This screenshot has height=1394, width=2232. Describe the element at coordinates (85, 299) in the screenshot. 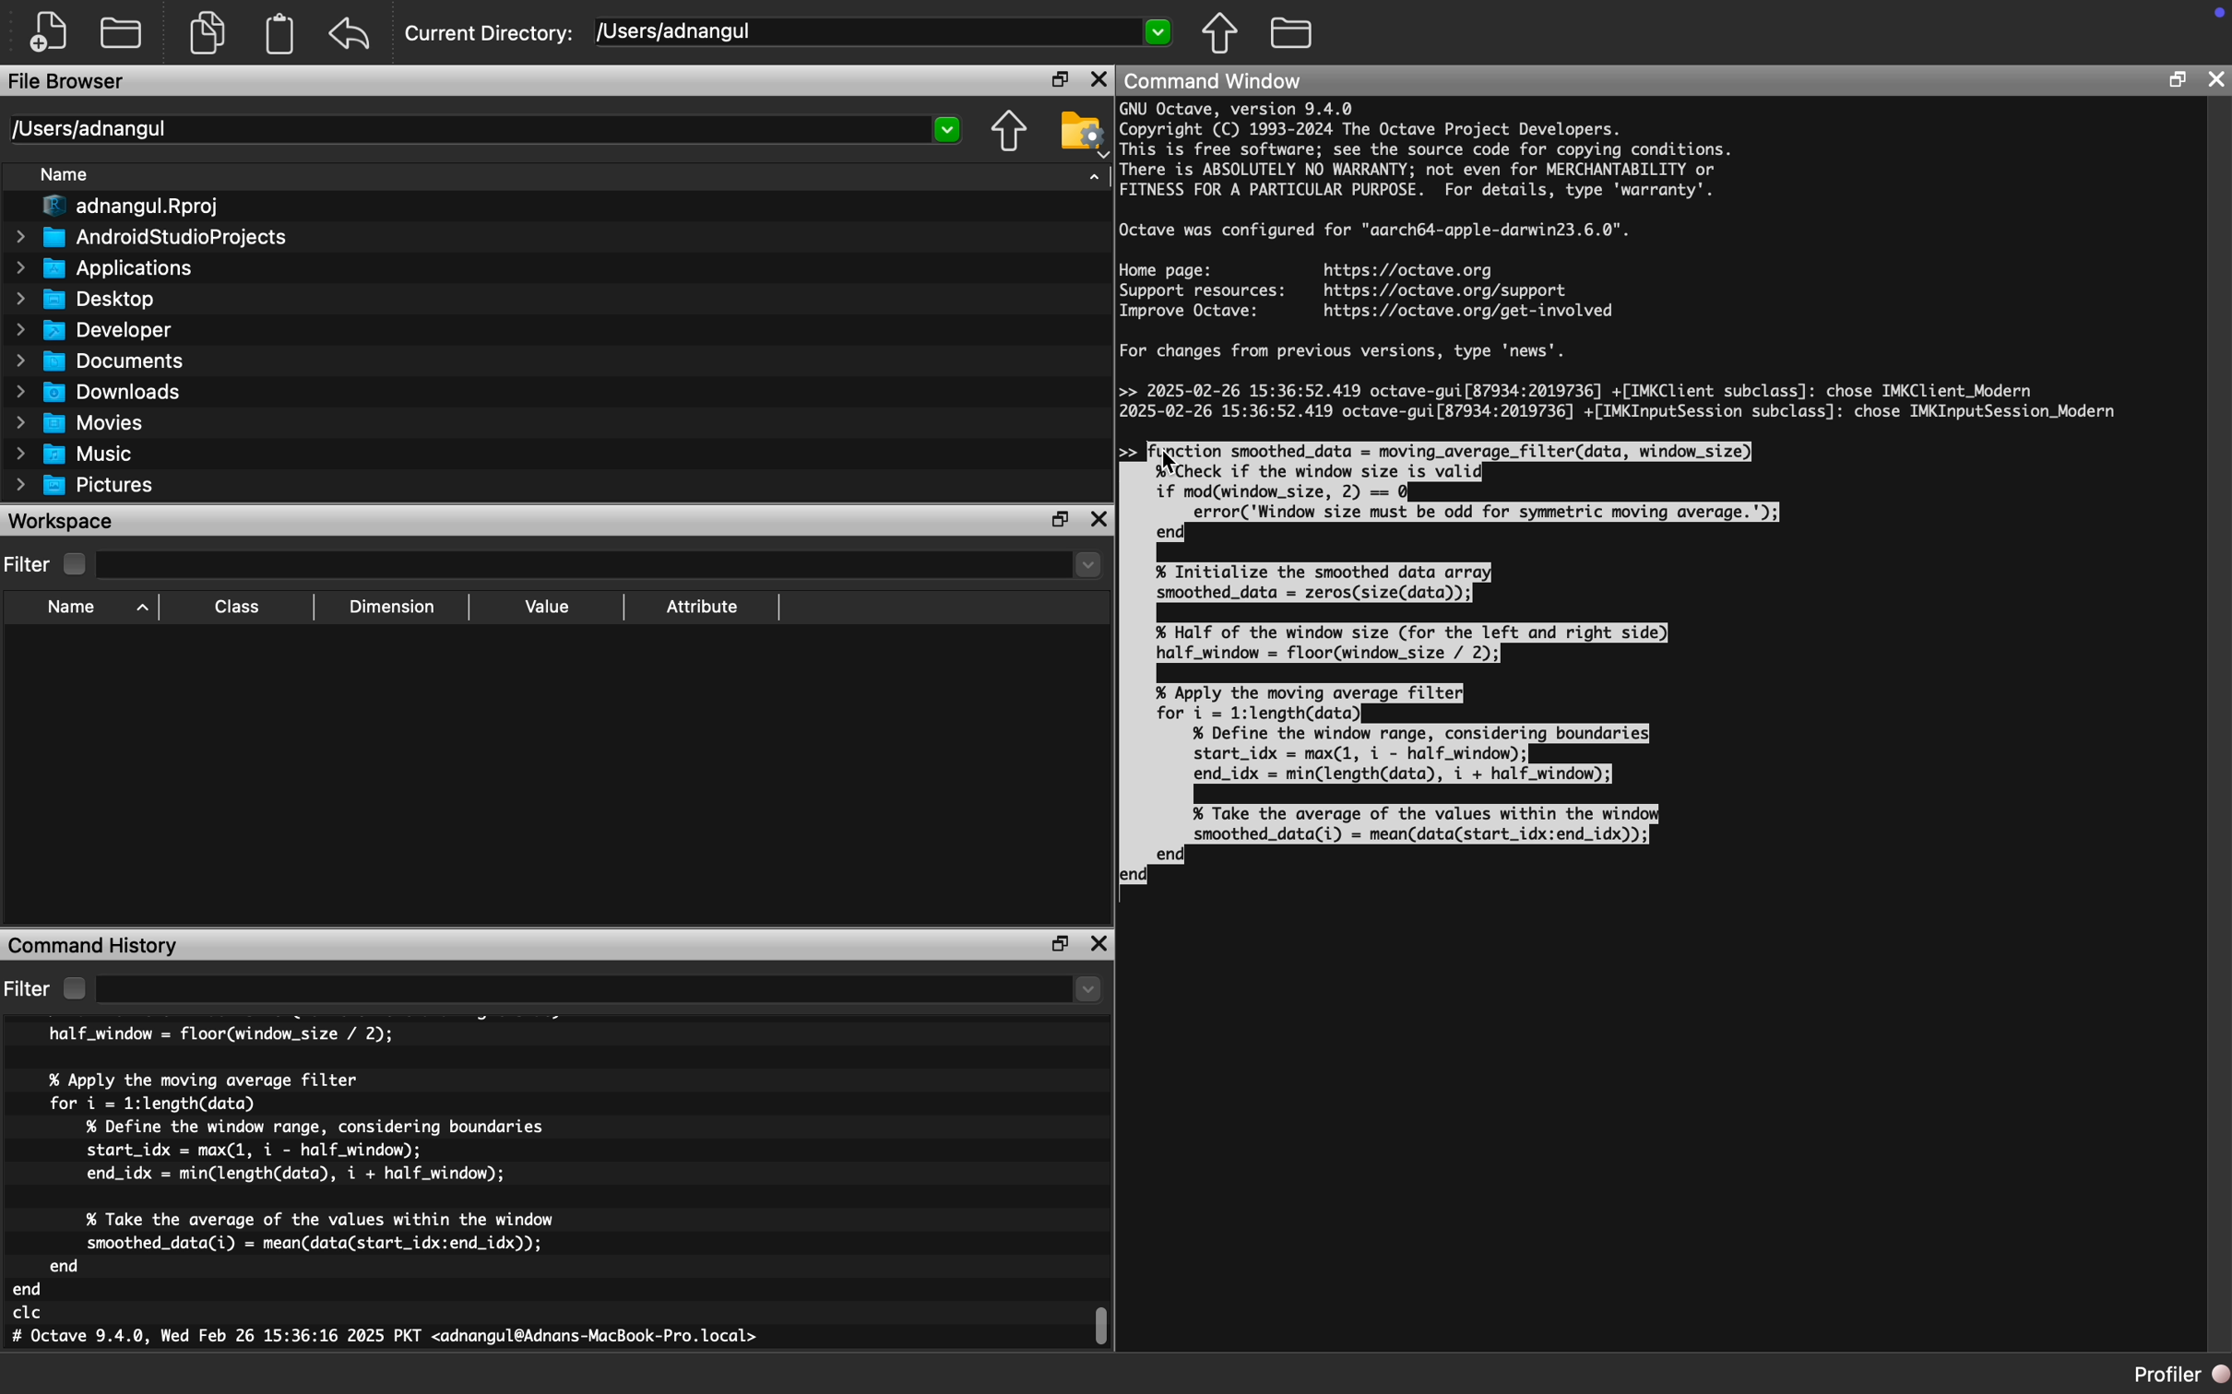

I see `Desktop` at that location.